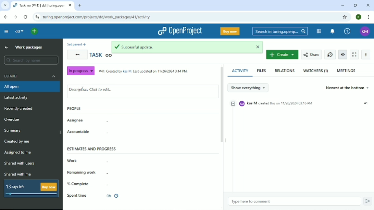  Describe the element at coordinates (32, 131) in the screenshot. I see `Summary` at that location.